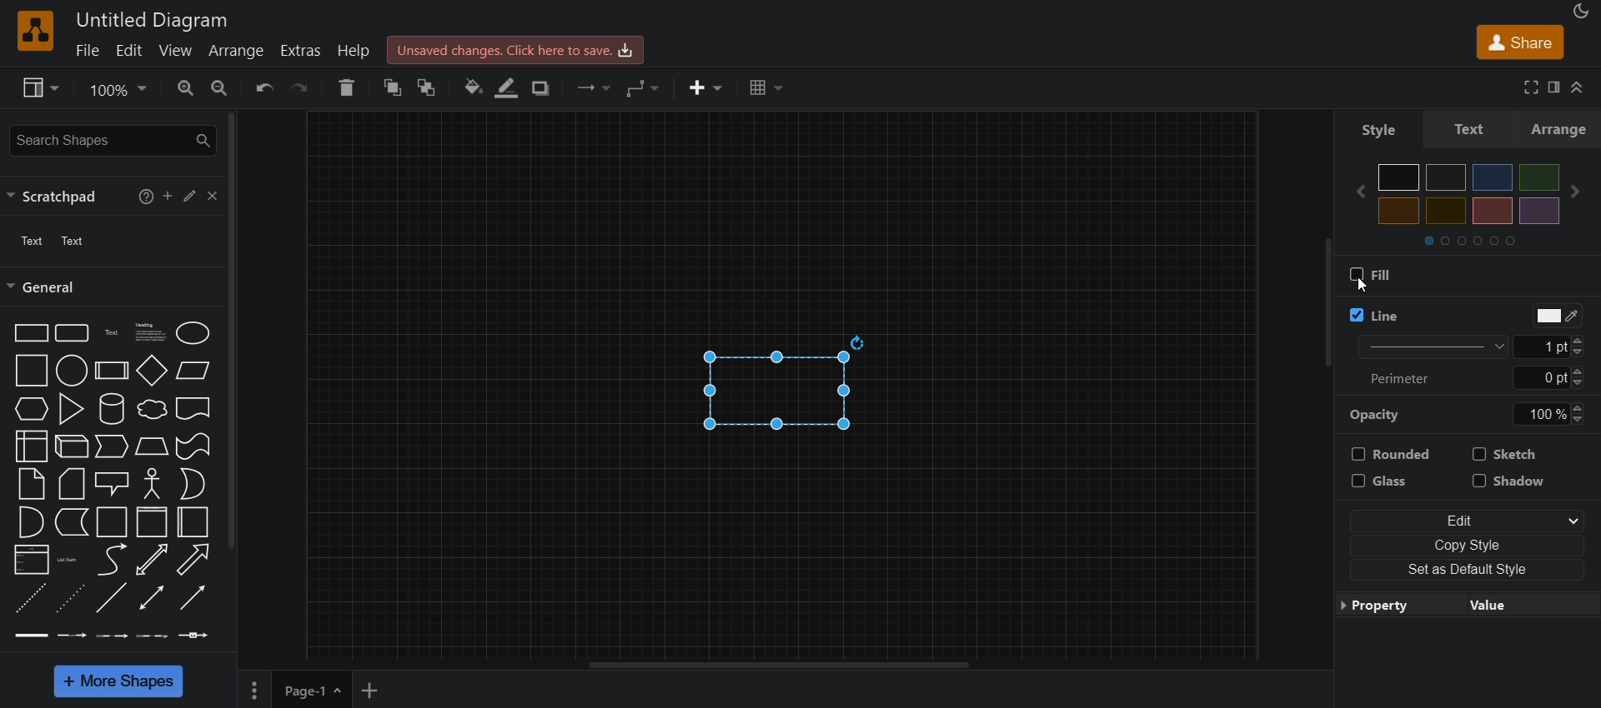  I want to click on add page, so click(372, 689).